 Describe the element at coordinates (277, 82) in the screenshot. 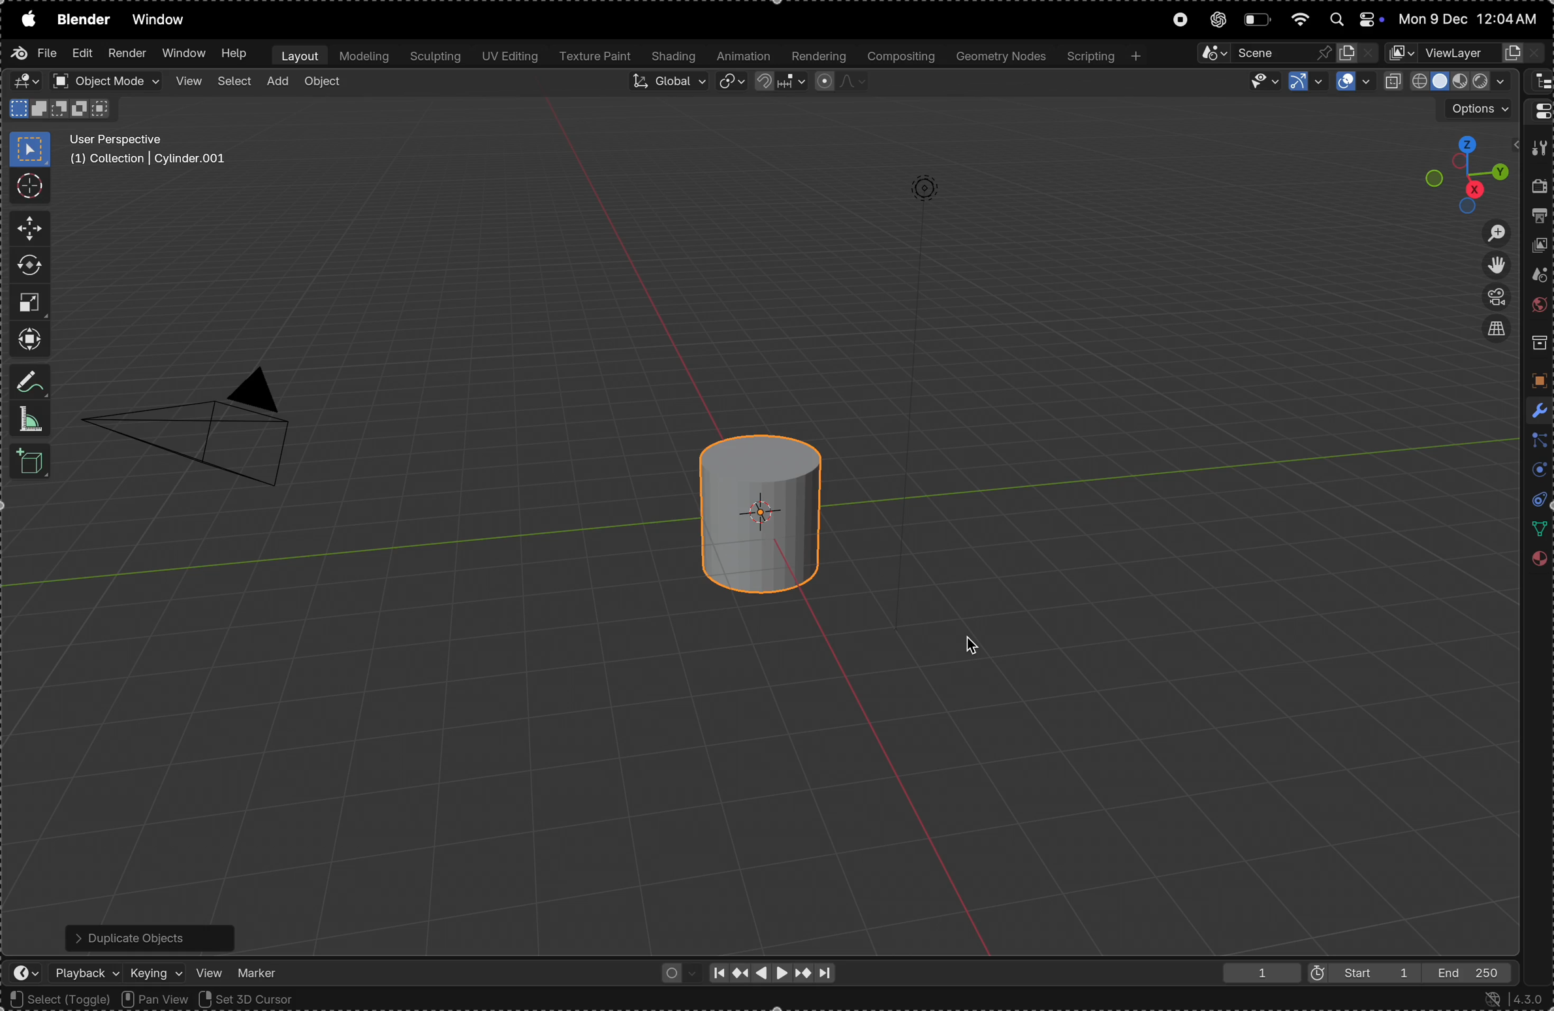

I see `add` at that location.